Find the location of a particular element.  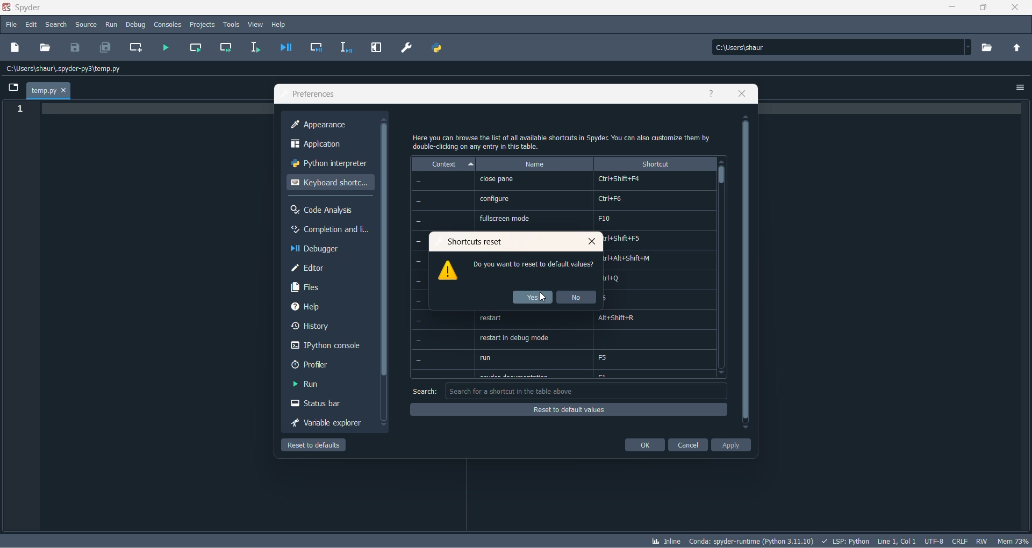

options is located at coordinates (1020, 88).